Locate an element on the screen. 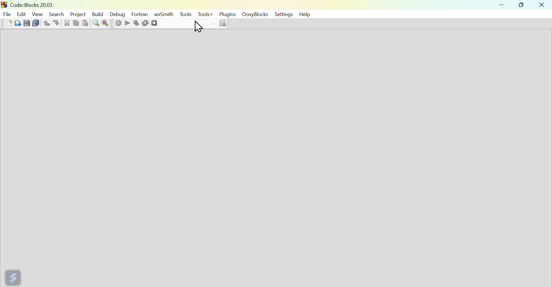 This screenshot has height=287, width=552.  is located at coordinates (105, 24).